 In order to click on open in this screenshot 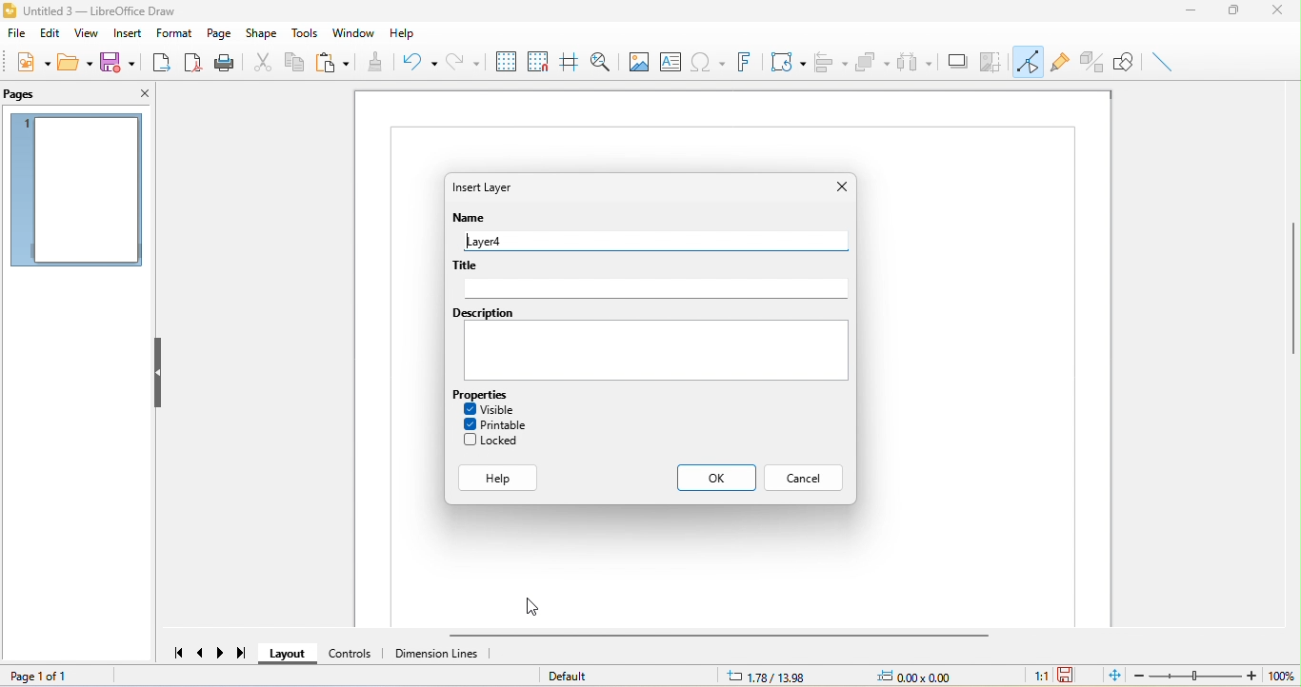, I will do `click(76, 64)`.